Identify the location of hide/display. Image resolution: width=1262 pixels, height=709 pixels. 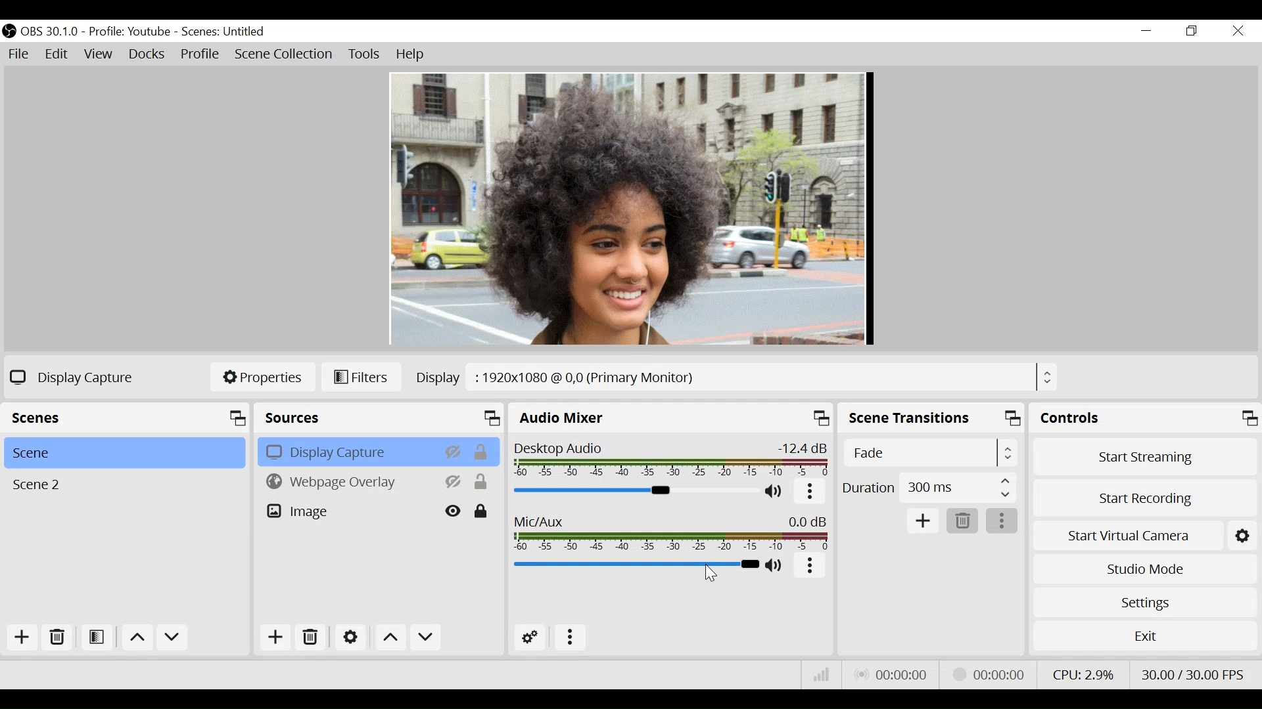
(454, 482).